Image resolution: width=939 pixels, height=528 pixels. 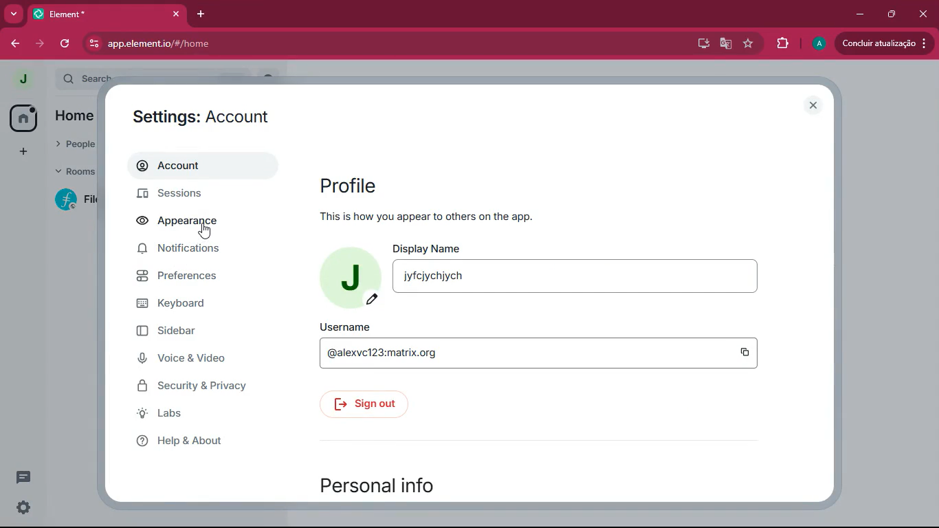 I want to click on add tab, so click(x=198, y=13).